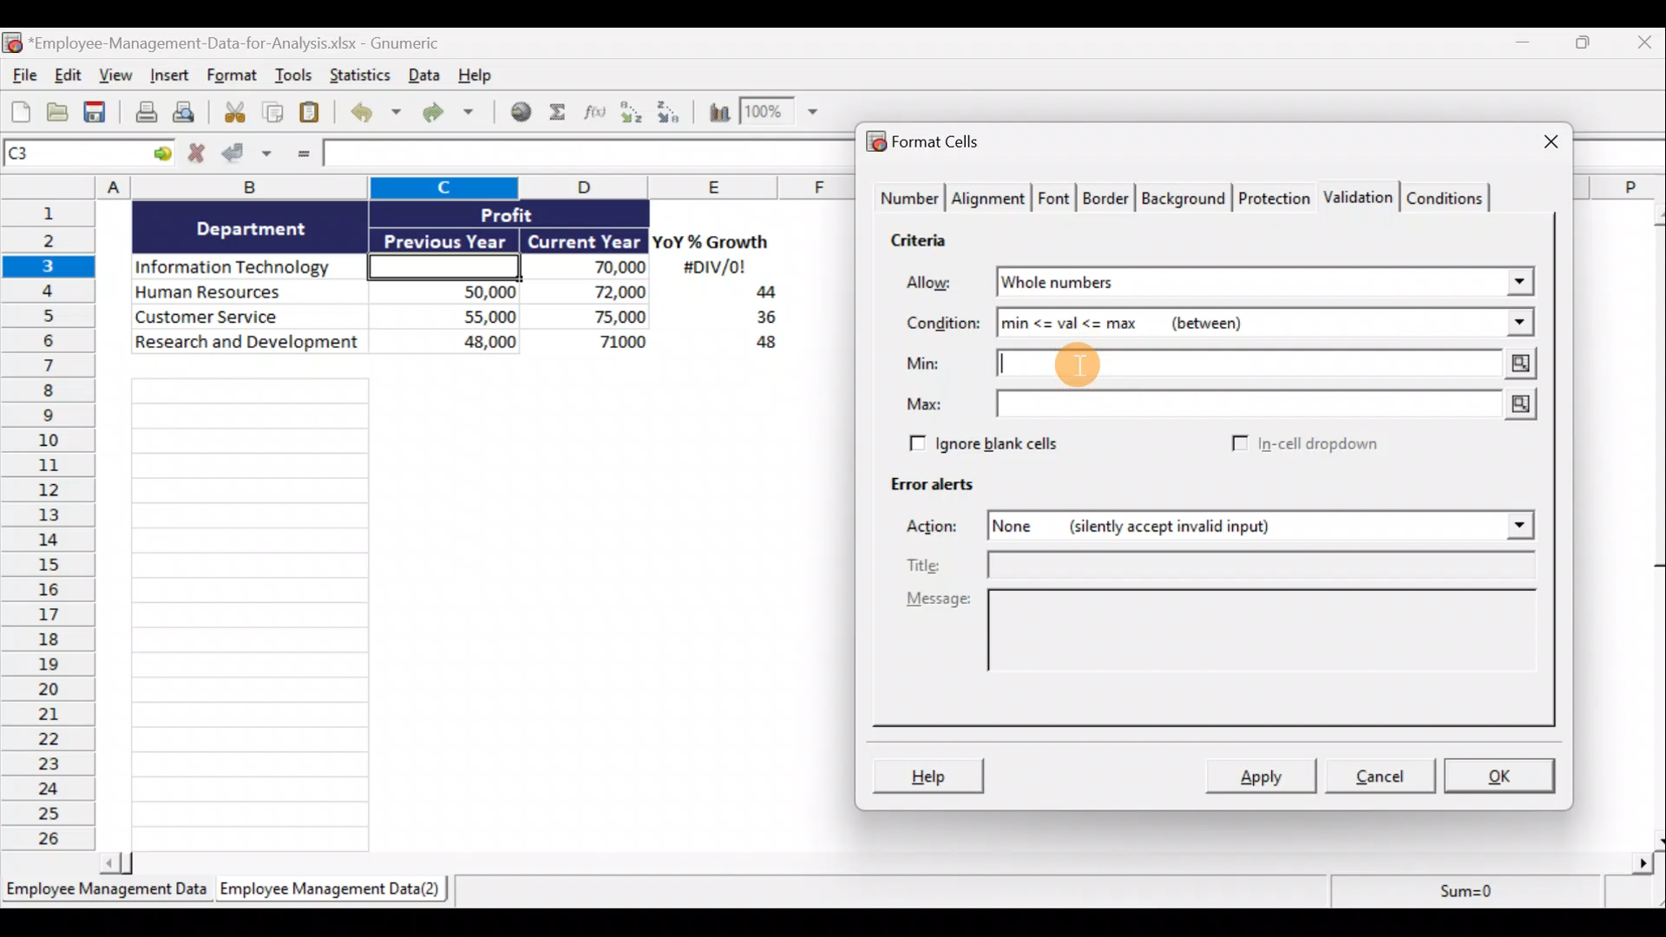 This screenshot has height=937, width=1666. I want to click on 48,000, so click(454, 344).